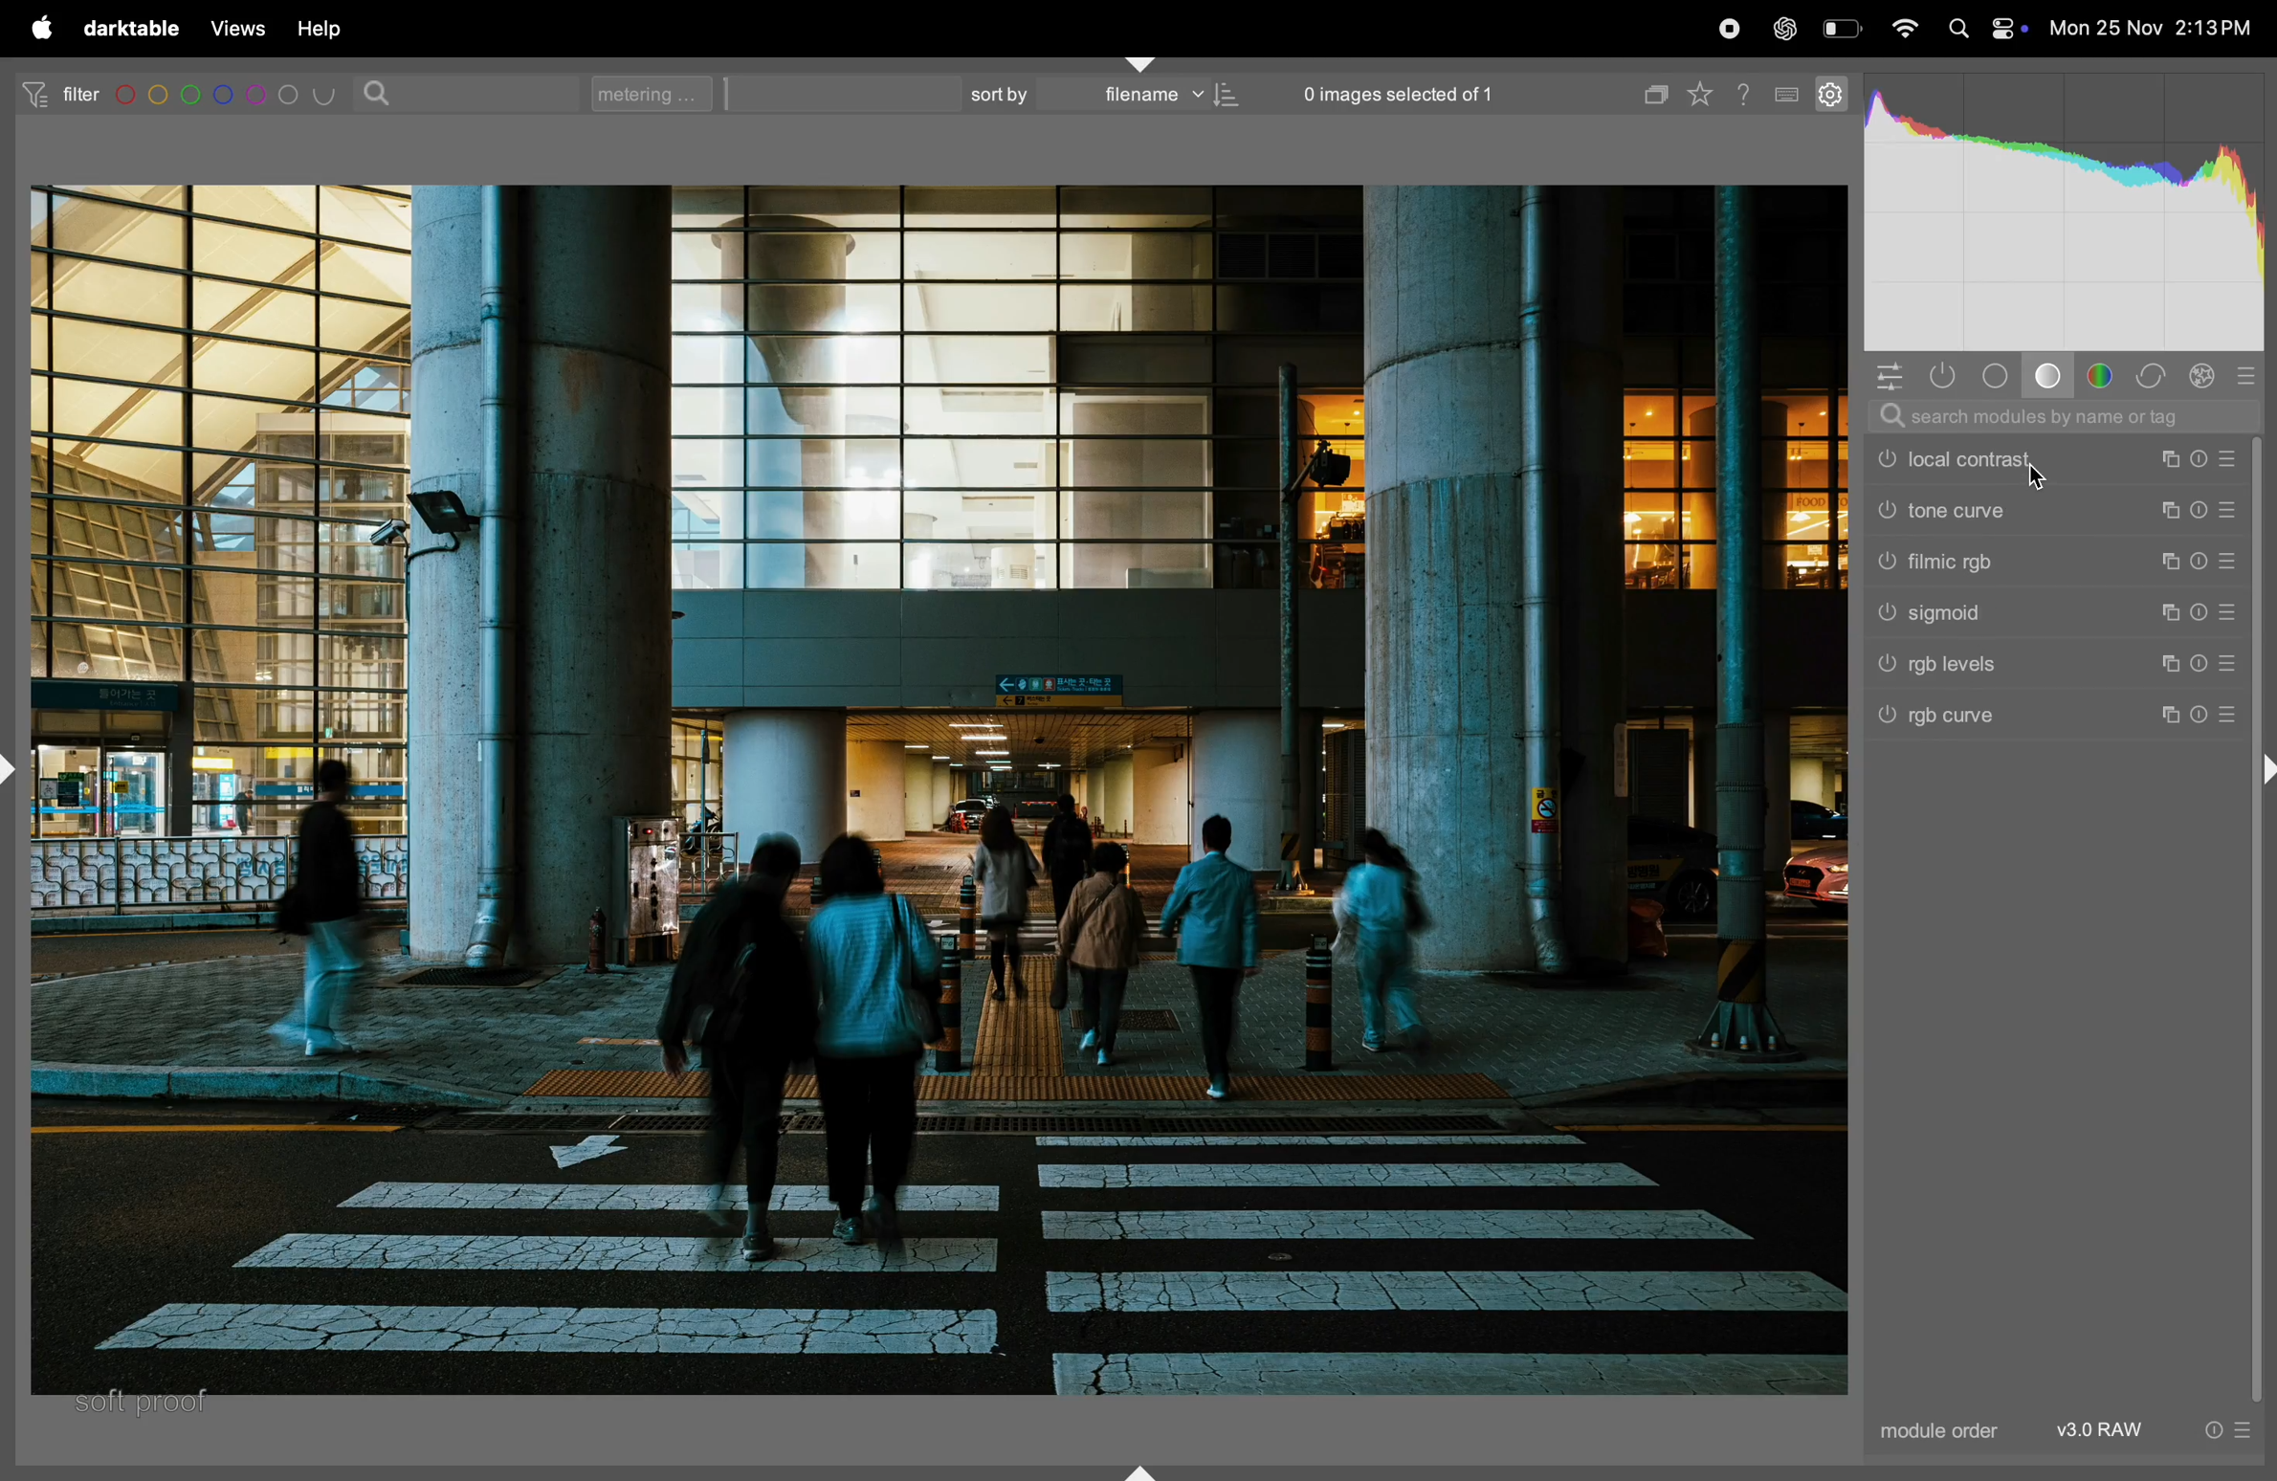 The width and height of the screenshot is (2277, 1481). I want to click on record, so click(1731, 28).